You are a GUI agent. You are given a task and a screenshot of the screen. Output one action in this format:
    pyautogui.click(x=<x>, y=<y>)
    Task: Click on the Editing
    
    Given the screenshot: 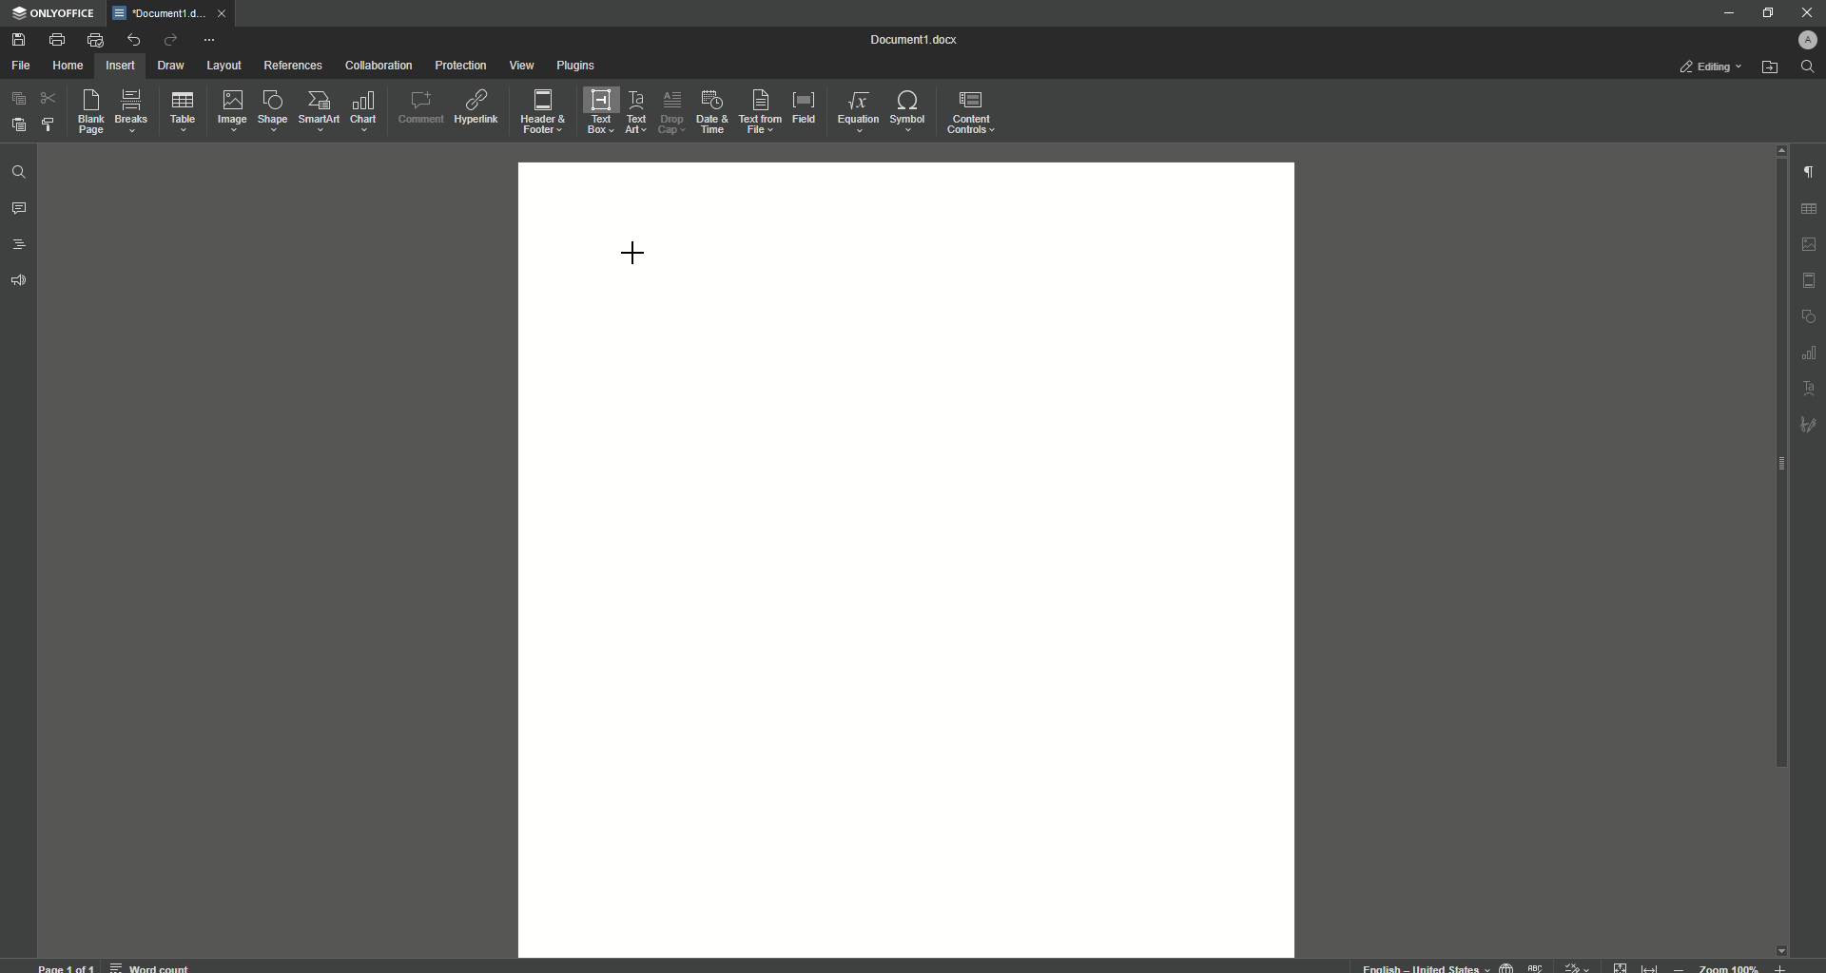 What is the action you would take?
    pyautogui.click(x=1714, y=67)
    